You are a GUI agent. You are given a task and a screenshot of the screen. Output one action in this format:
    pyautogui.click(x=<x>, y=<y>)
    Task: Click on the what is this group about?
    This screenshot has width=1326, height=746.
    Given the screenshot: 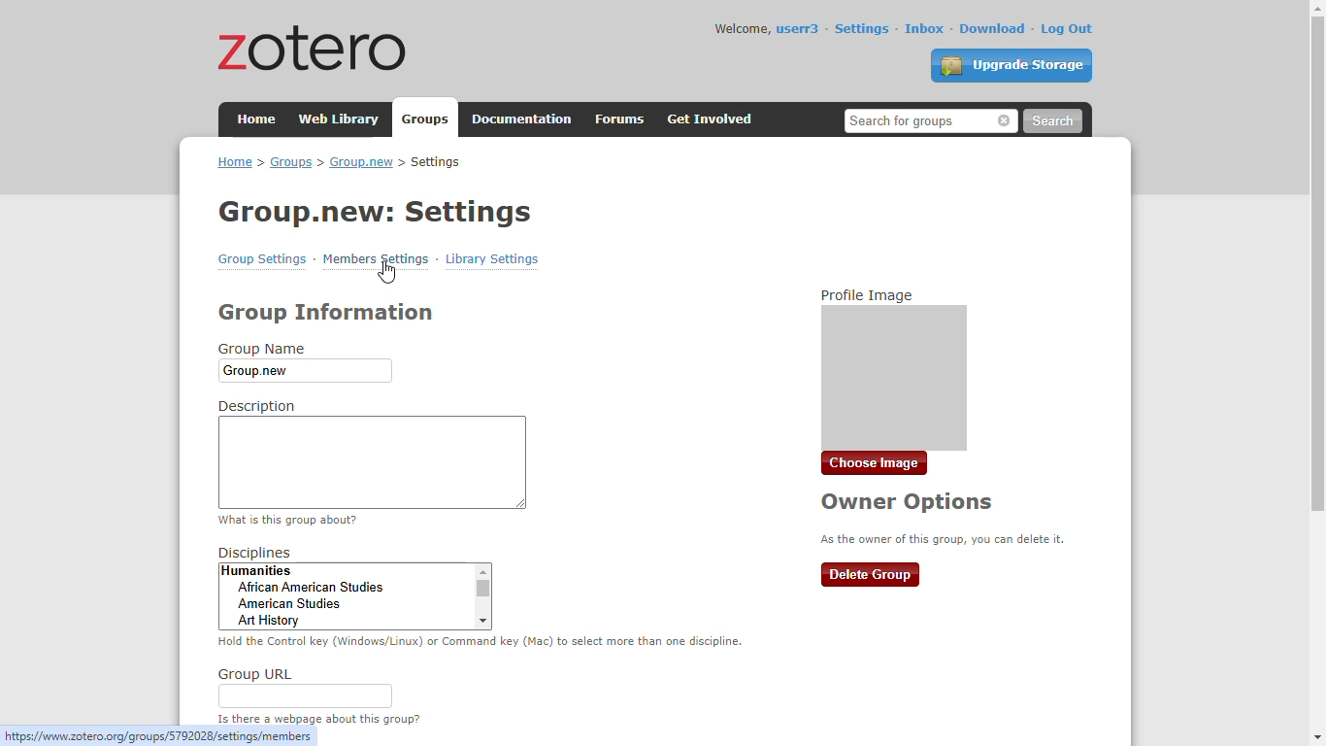 What is the action you would take?
    pyautogui.click(x=288, y=520)
    